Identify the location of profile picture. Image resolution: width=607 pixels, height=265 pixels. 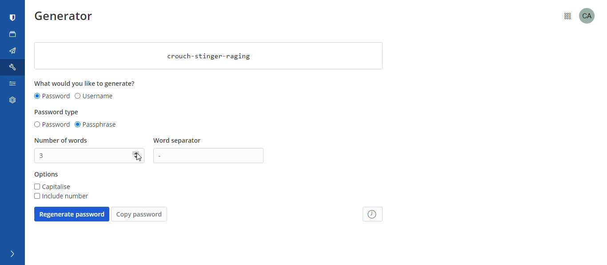
(590, 15).